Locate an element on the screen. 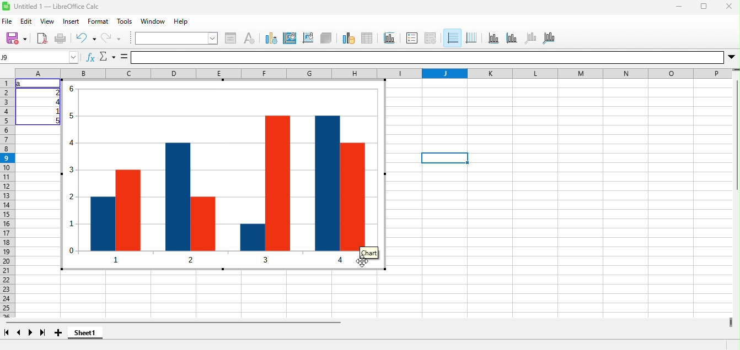  chart element is located at coordinates (176, 39).